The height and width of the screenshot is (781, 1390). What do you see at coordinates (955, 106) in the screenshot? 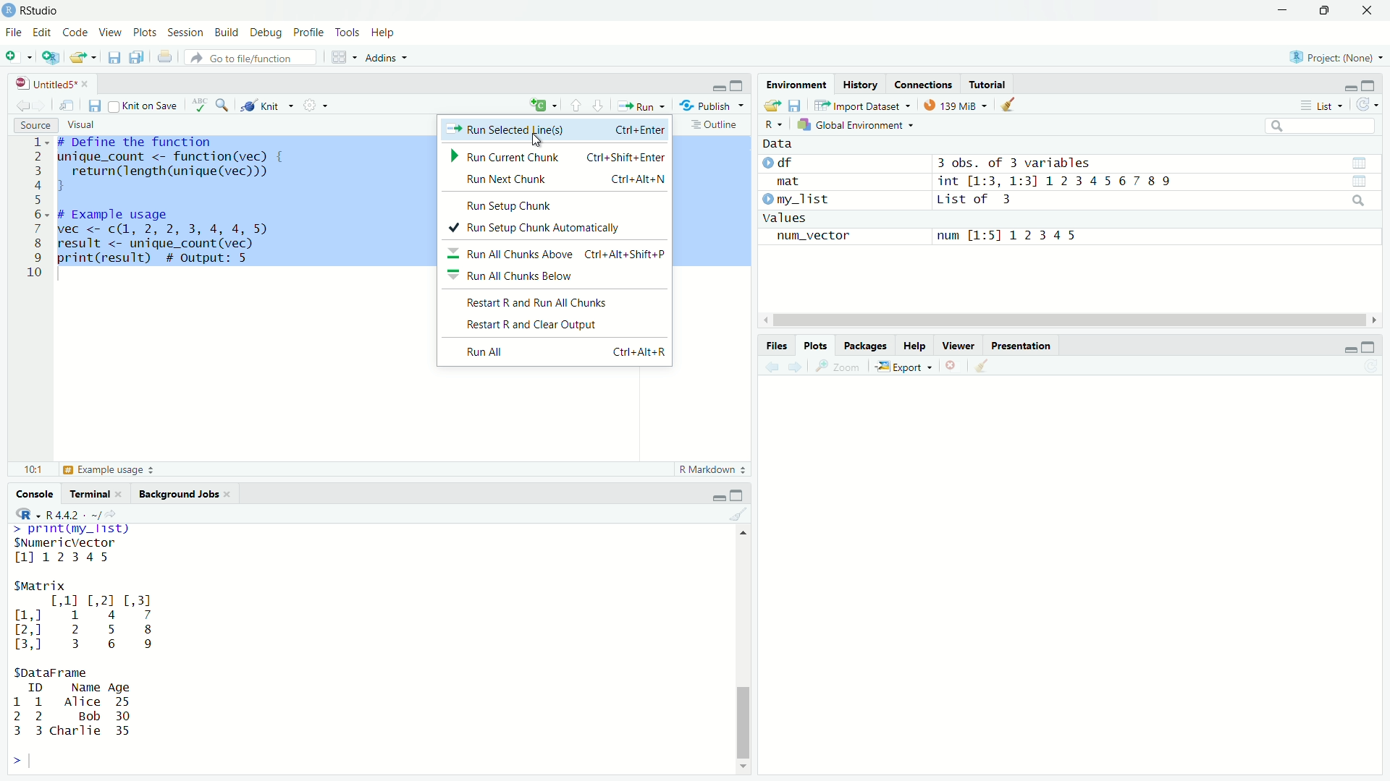
I see `139Mib` at bounding box center [955, 106].